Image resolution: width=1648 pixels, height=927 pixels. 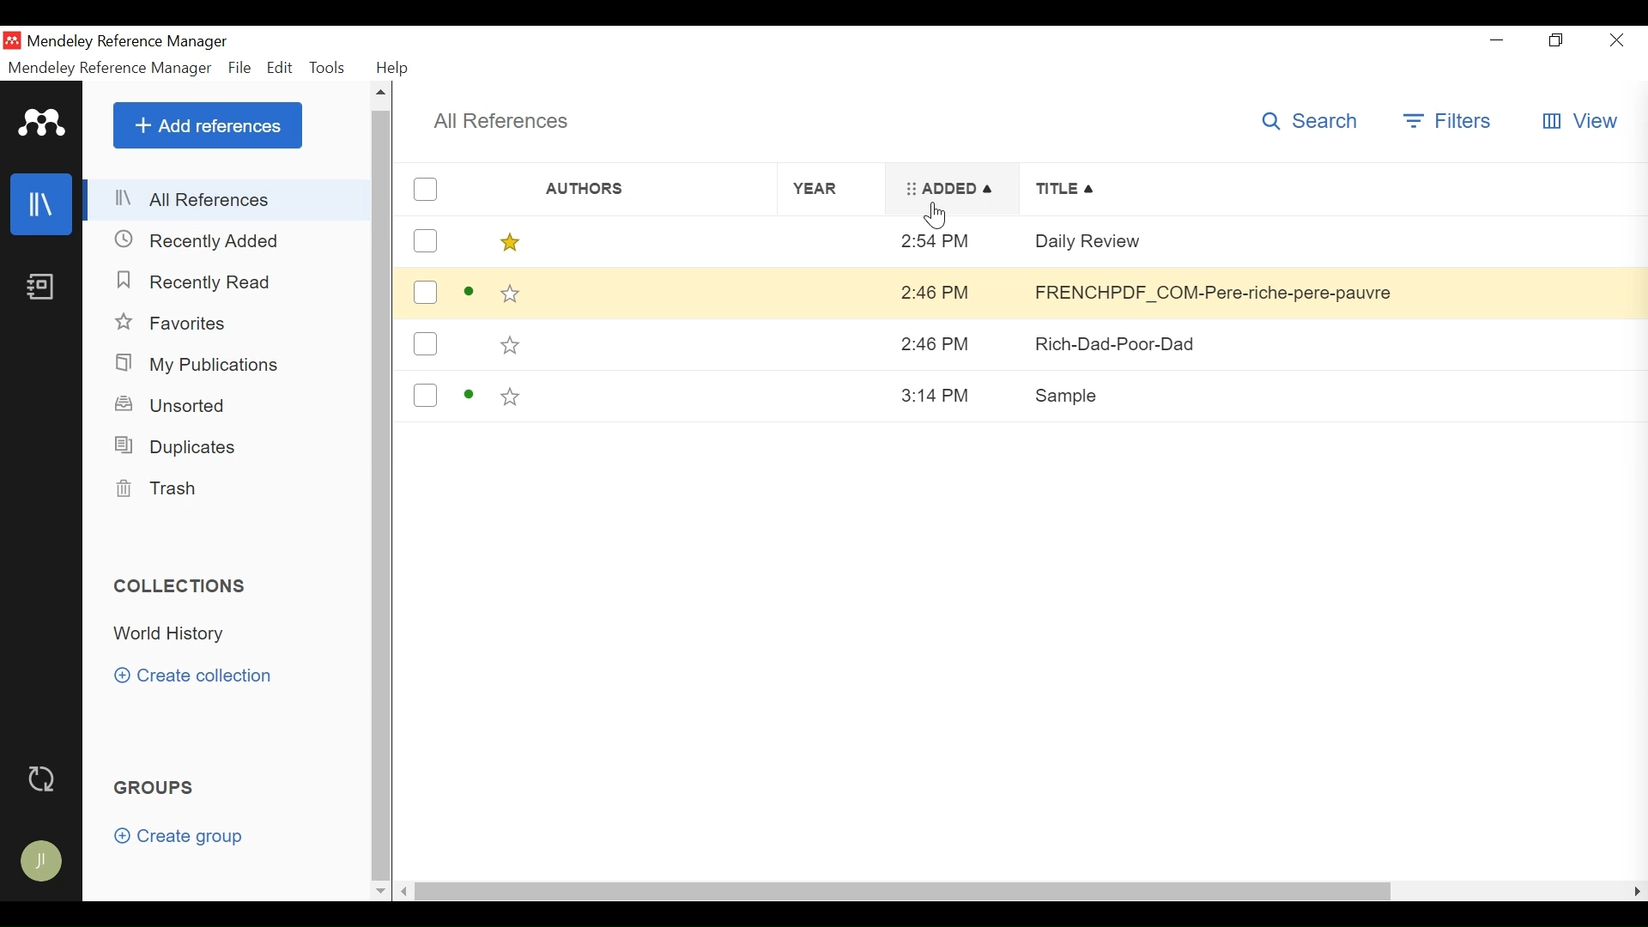 What do you see at coordinates (947, 396) in the screenshot?
I see `3:14 PM` at bounding box center [947, 396].